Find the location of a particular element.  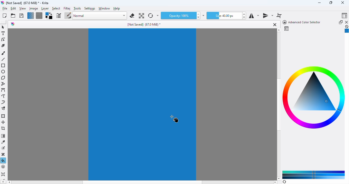

line tool is located at coordinates (3, 59).